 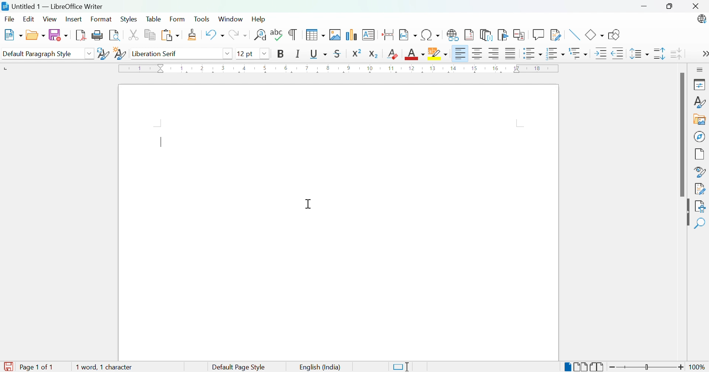 I want to click on Drop down, so click(x=91, y=52).